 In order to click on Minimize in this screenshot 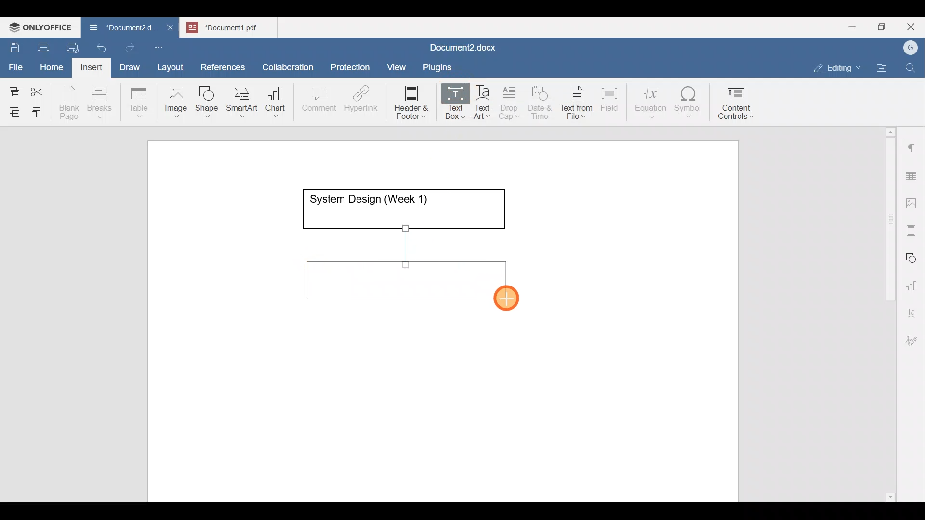, I will do `click(852, 26)`.